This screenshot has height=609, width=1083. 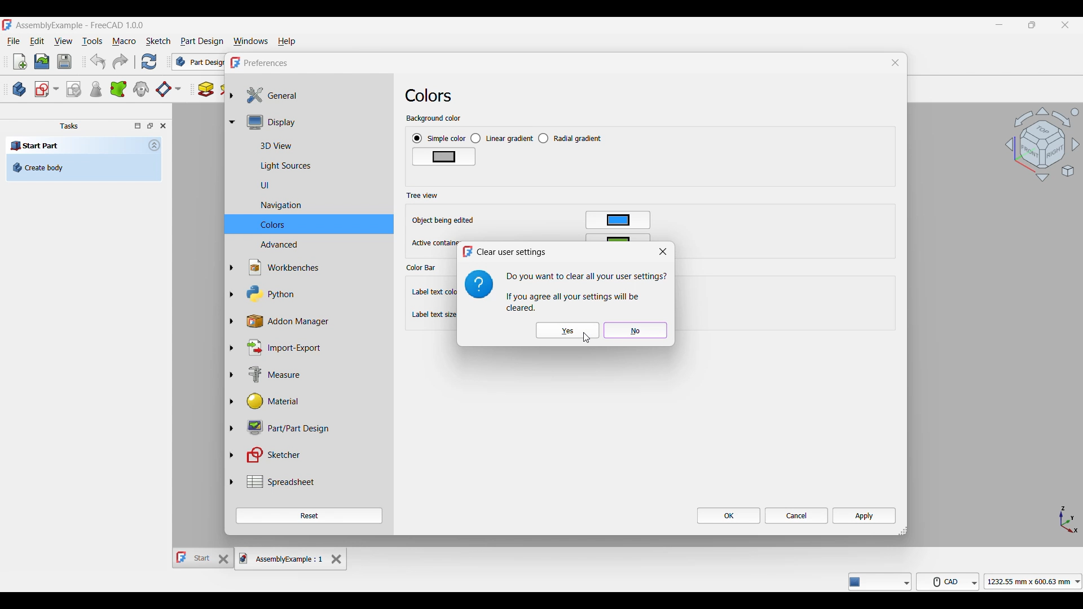 What do you see at coordinates (118, 89) in the screenshot?
I see `Create a sub-objects shape binder` at bounding box center [118, 89].